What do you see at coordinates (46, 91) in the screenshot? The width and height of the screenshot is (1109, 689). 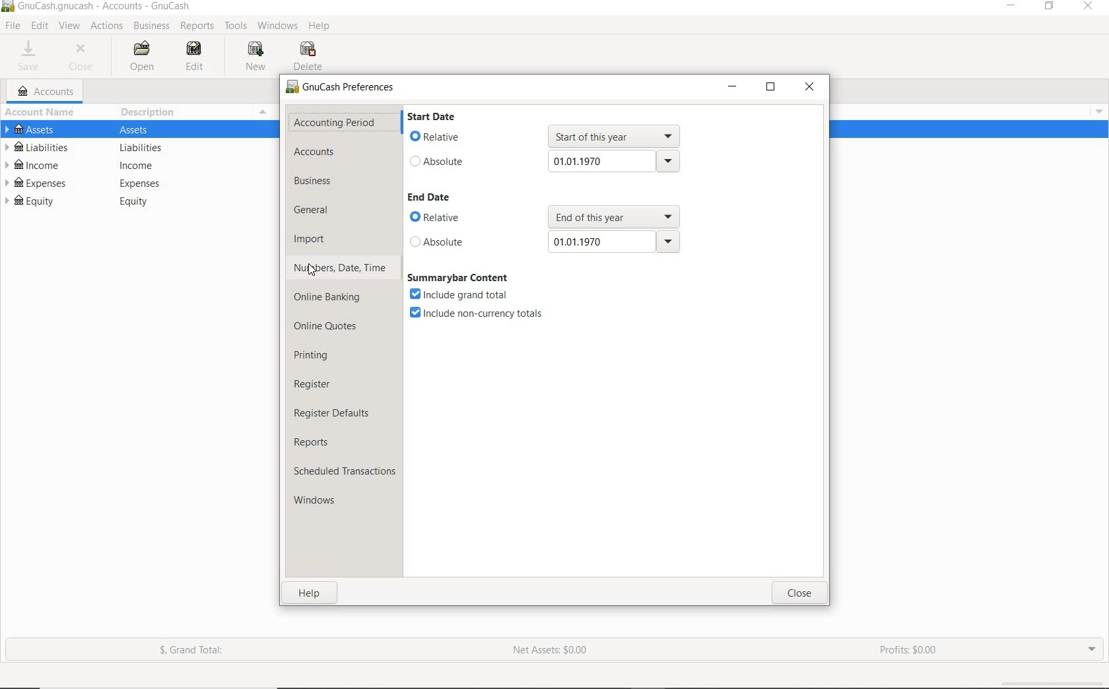 I see `ACCOUNTS` at bounding box center [46, 91].